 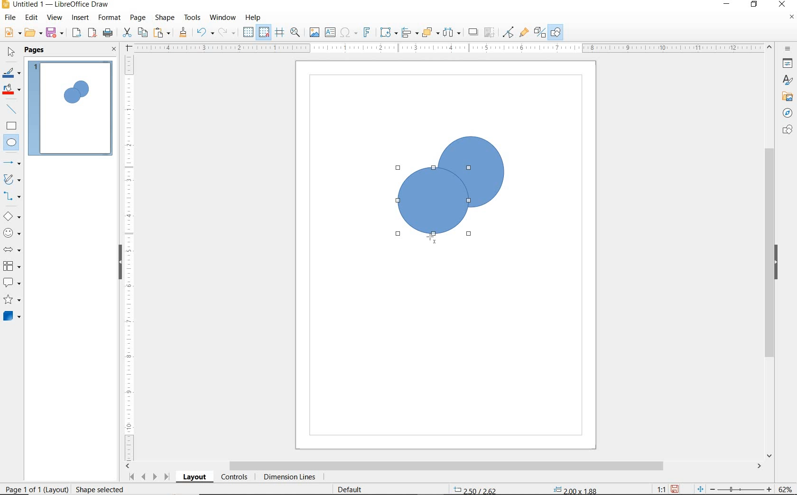 I want to click on HELP, so click(x=253, y=18).